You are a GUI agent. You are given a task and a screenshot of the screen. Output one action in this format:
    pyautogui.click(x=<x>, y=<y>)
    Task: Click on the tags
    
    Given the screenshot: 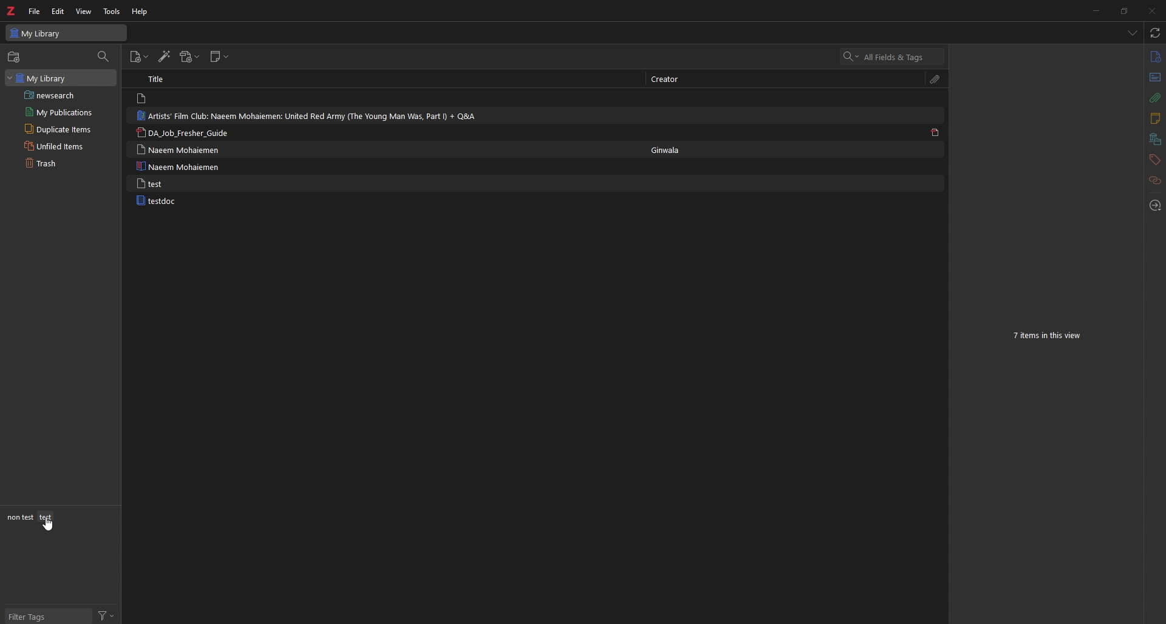 What is the action you would take?
    pyautogui.click(x=1154, y=159)
    